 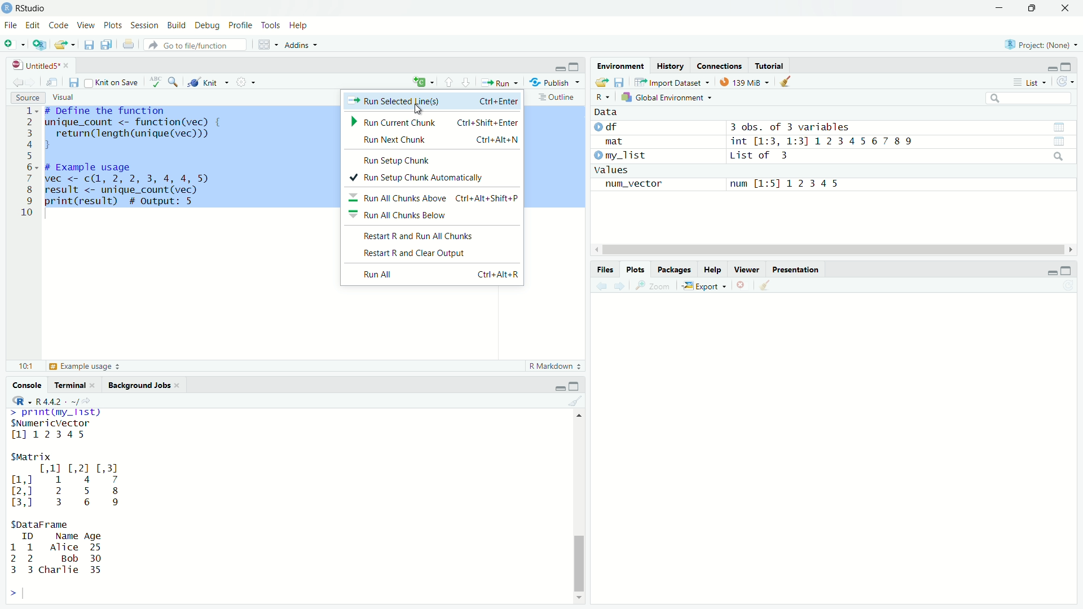 What do you see at coordinates (52, 82) in the screenshot?
I see `show in new window` at bounding box center [52, 82].